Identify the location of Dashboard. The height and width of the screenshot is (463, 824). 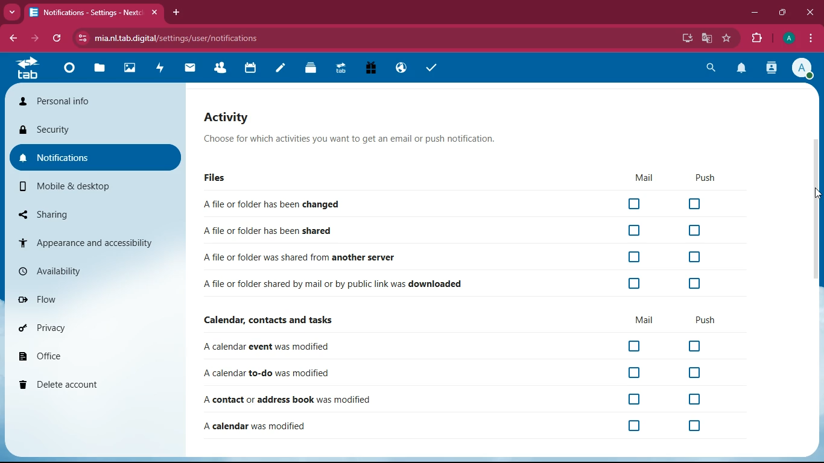
(72, 69).